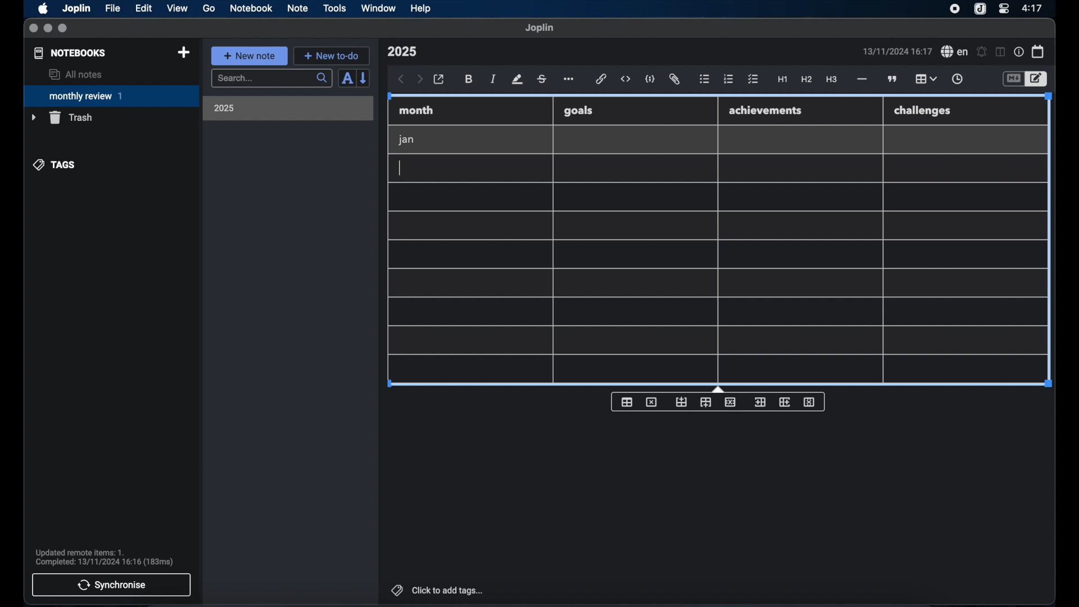 Image resolution: width=1079 pixels, height=607 pixels. What do you see at coordinates (112, 8) in the screenshot?
I see `file` at bounding box center [112, 8].